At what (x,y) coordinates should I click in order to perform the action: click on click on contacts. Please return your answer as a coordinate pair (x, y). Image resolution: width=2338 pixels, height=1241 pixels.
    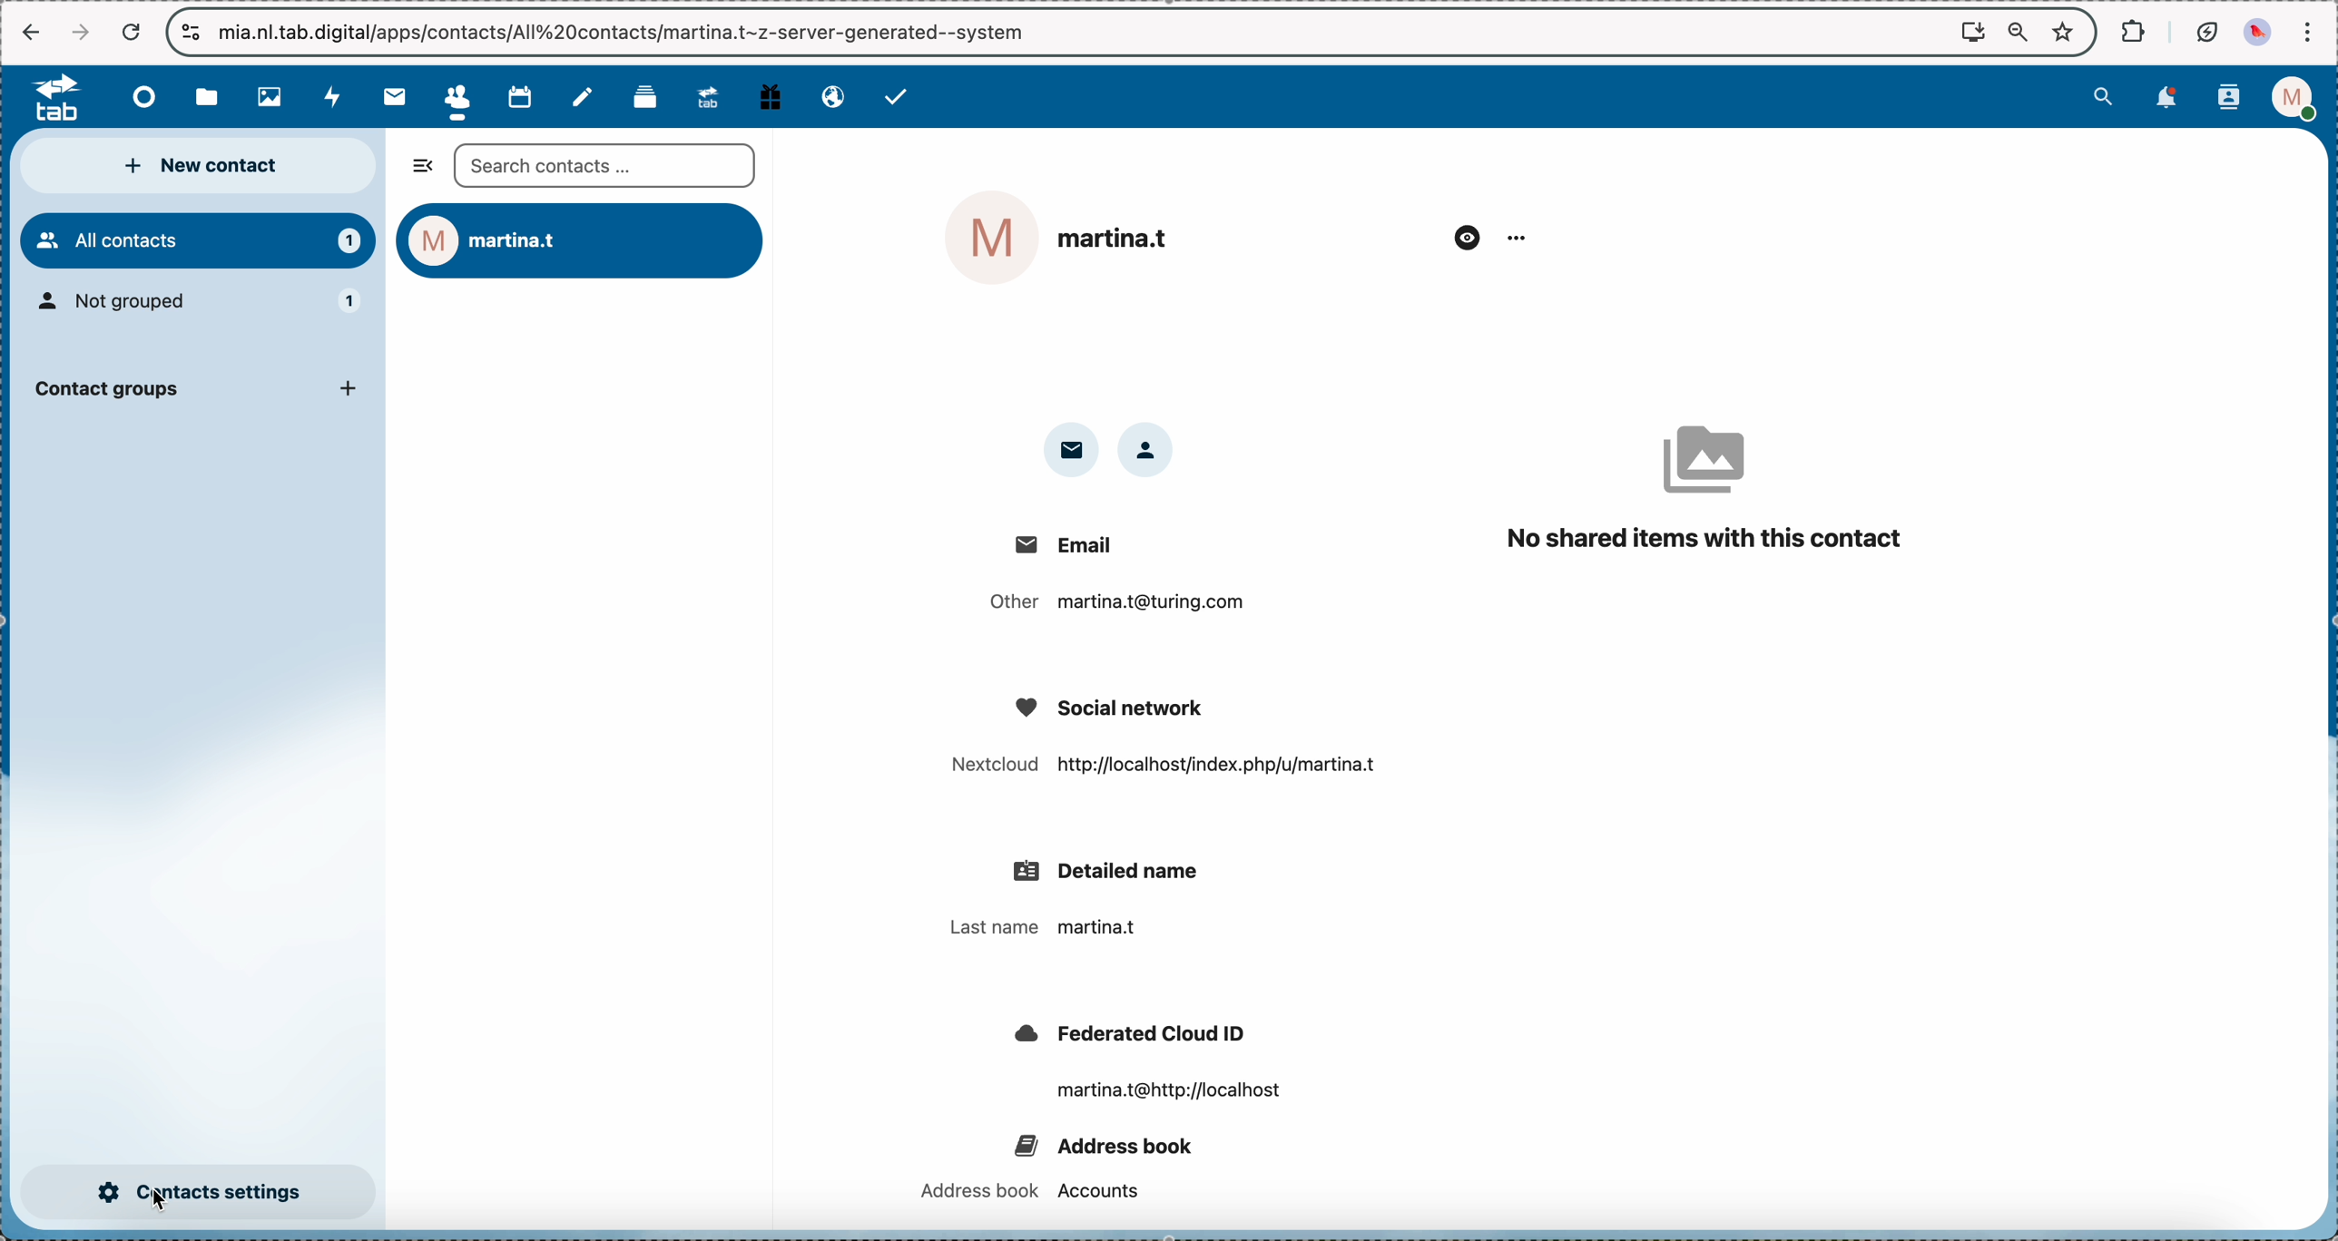
    Looking at the image, I should click on (455, 98).